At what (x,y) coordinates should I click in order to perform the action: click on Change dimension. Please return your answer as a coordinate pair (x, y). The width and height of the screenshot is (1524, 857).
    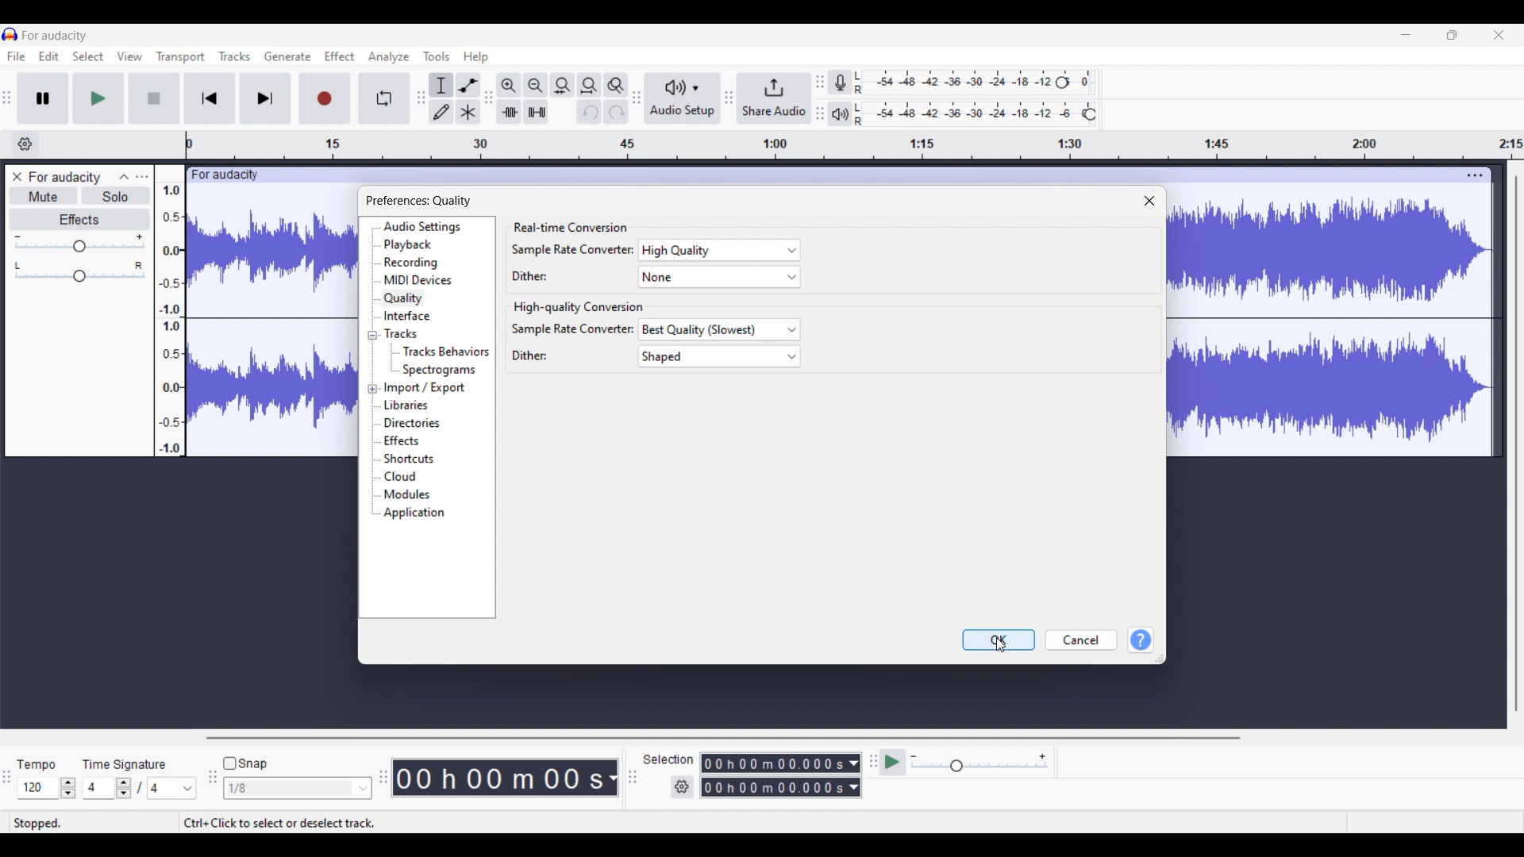
    Looking at the image, I should click on (1159, 659).